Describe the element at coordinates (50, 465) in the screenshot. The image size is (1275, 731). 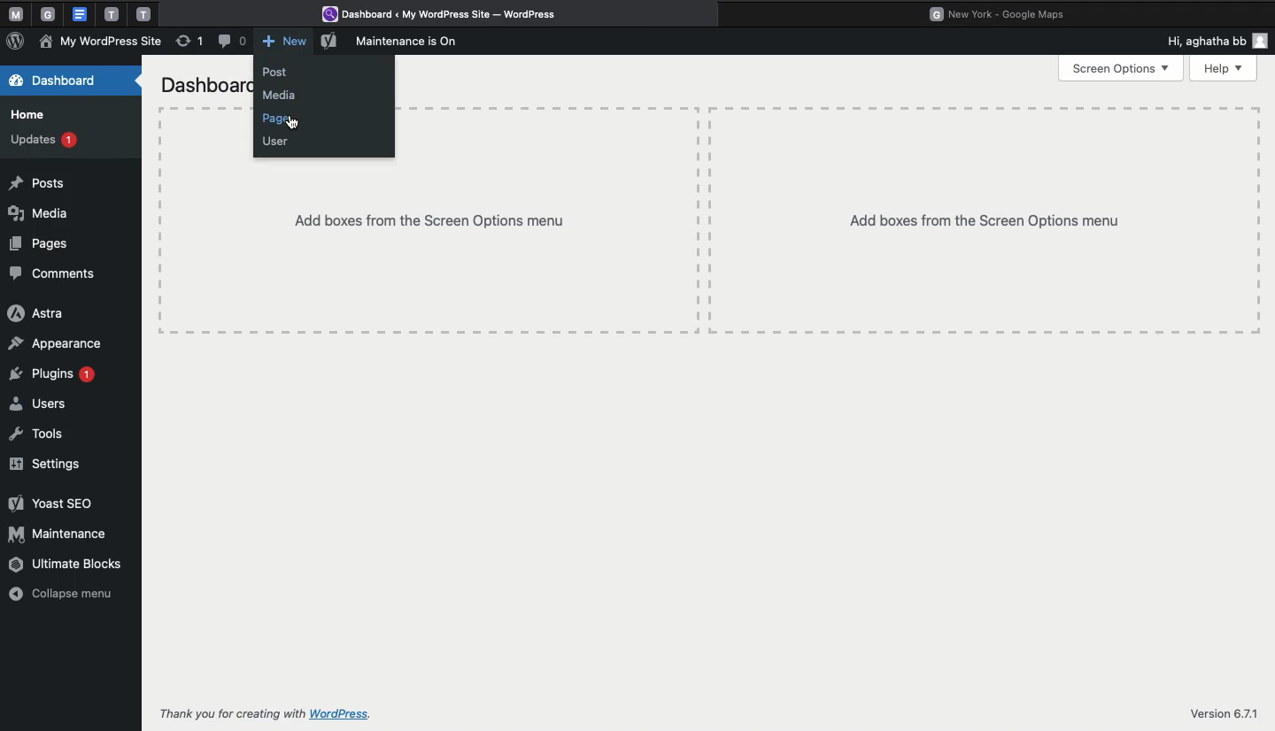
I see `Settings` at that location.